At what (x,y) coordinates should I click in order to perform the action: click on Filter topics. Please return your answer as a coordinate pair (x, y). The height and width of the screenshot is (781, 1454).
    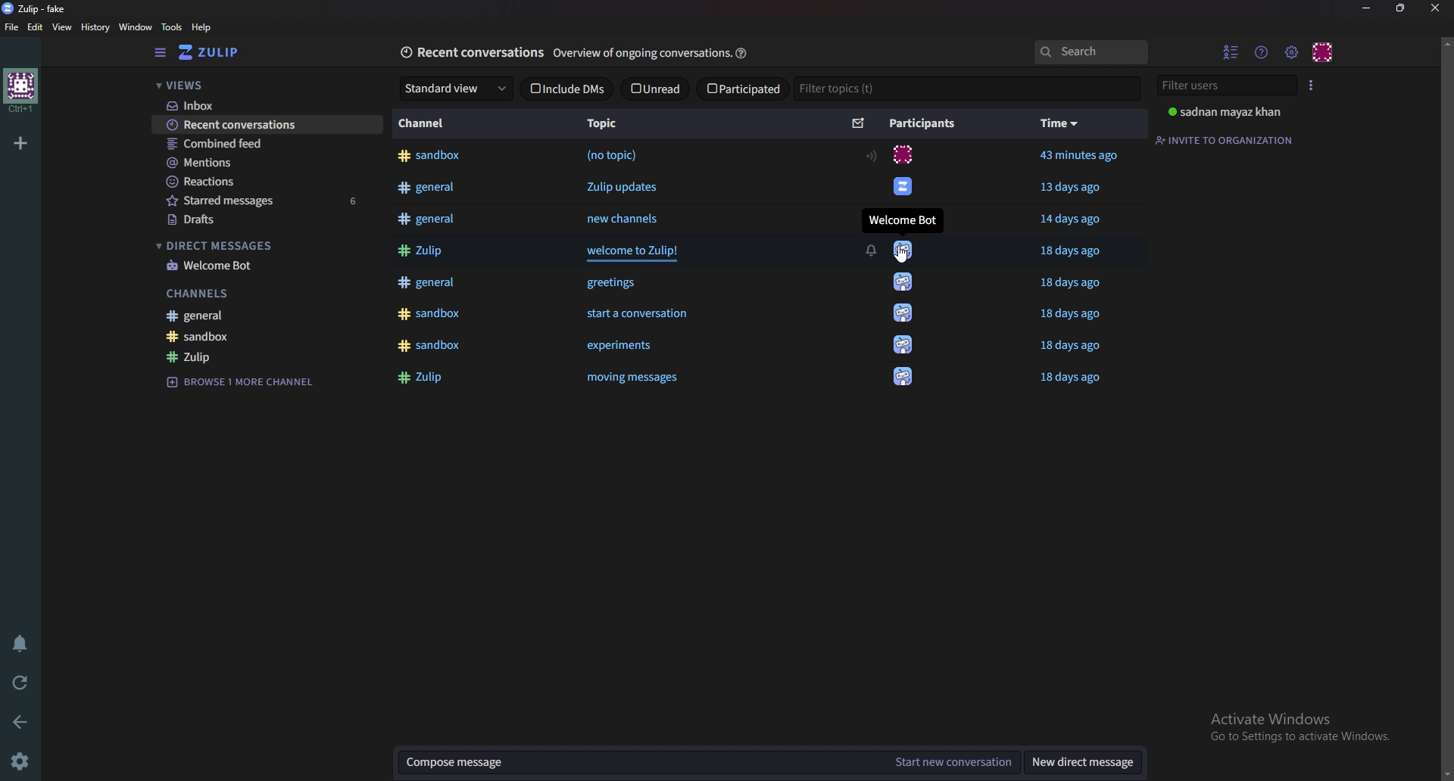
    Looking at the image, I should click on (838, 89).